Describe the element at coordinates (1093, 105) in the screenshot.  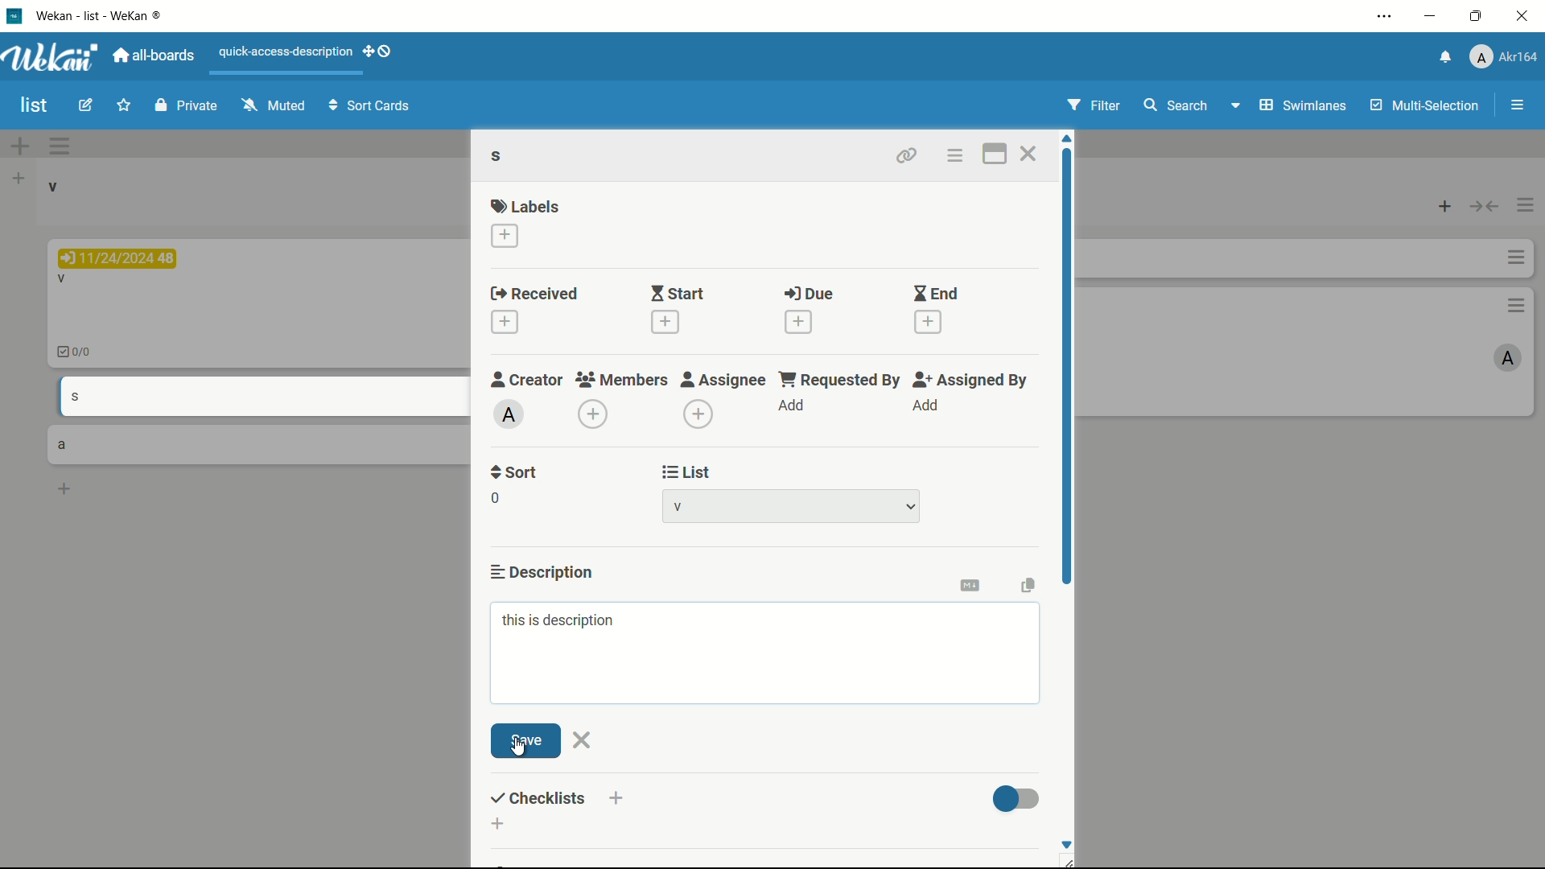
I see `filter` at that location.